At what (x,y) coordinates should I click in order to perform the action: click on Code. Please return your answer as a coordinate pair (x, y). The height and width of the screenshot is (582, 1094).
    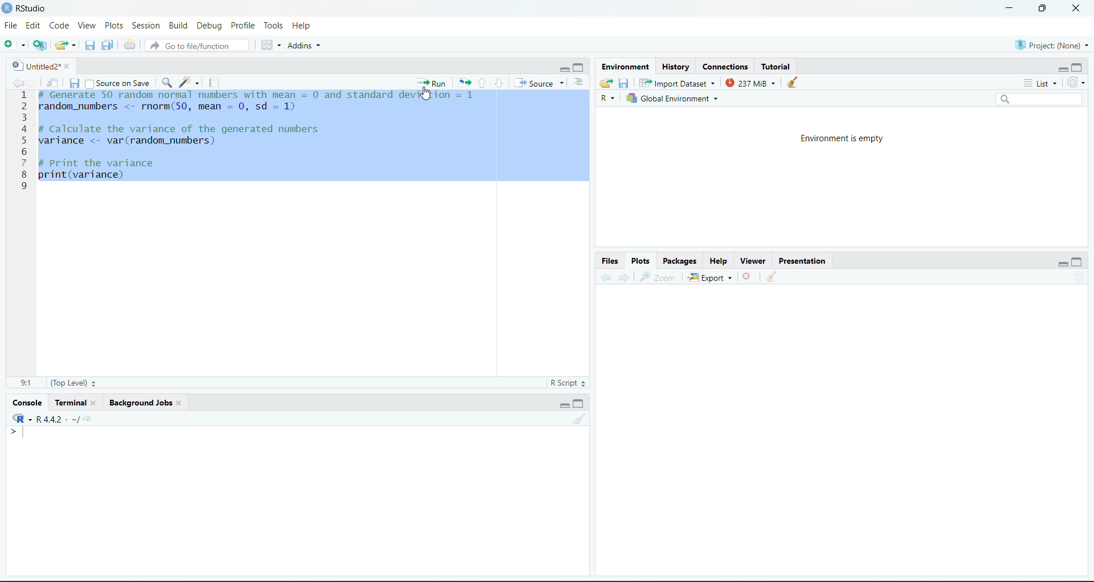
    Looking at the image, I should click on (60, 26).